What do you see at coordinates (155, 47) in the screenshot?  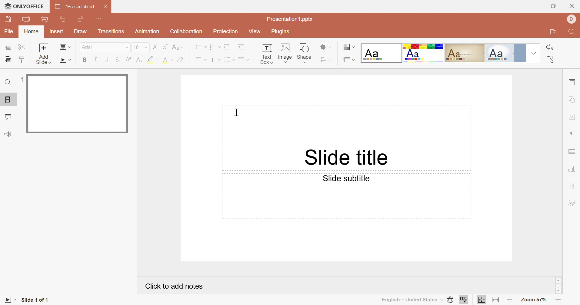 I see `Increment font size` at bounding box center [155, 47].